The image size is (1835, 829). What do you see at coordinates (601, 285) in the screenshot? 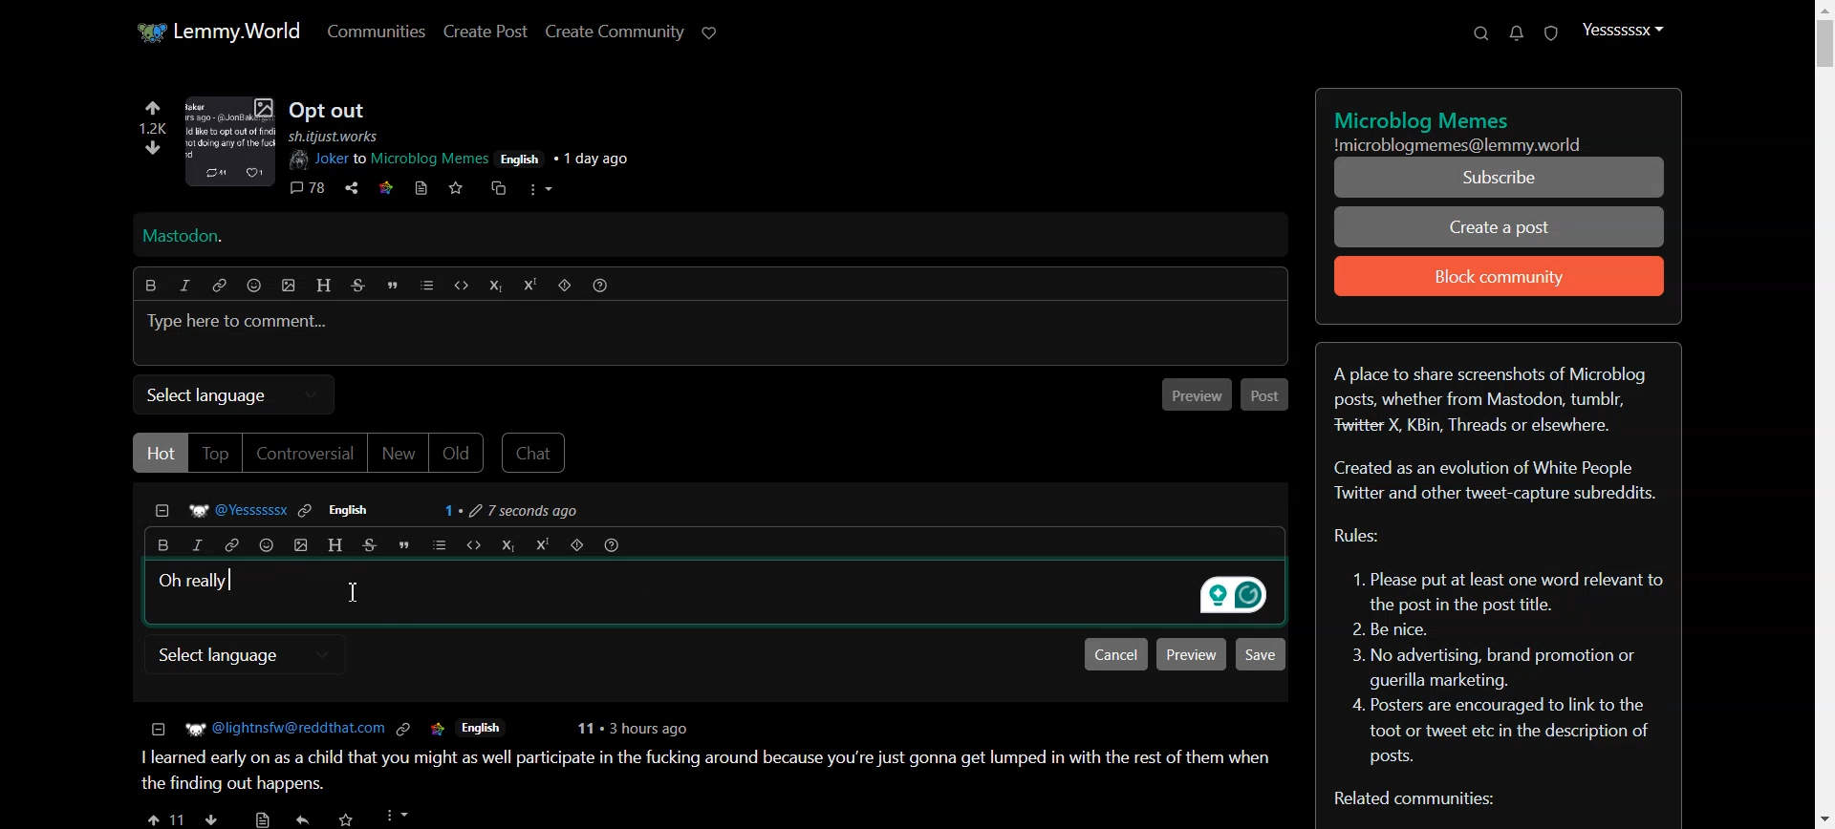
I see `Formatting help` at bounding box center [601, 285].